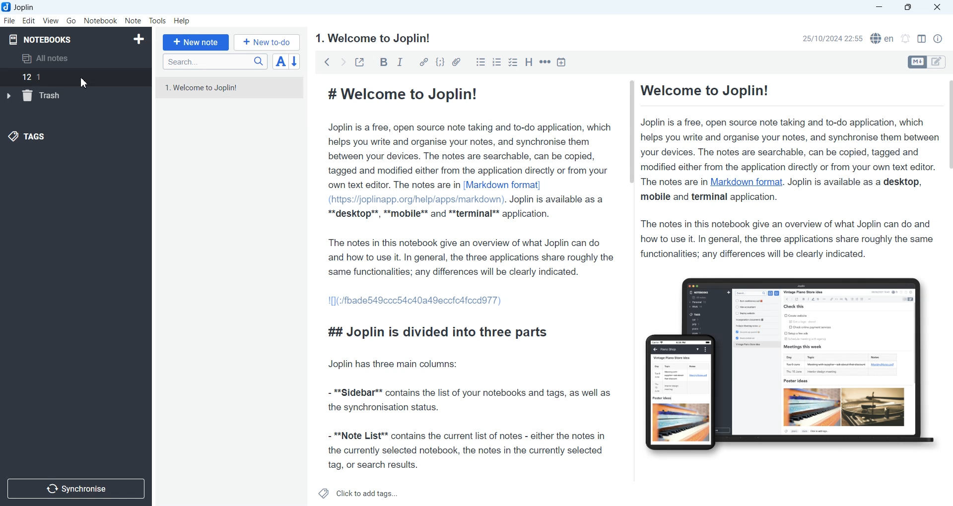 This screenshot has width=953, height=506. Describe the element at coordinates (40, 39) in the screenshot. I see `Notebooks` at that location.